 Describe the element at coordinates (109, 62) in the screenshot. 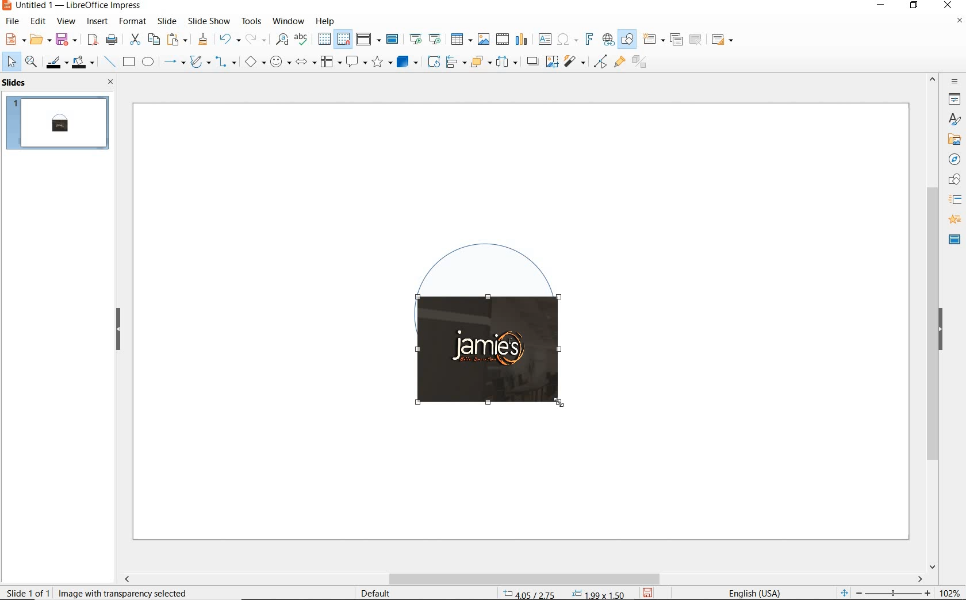

I see `insert line` at that location.